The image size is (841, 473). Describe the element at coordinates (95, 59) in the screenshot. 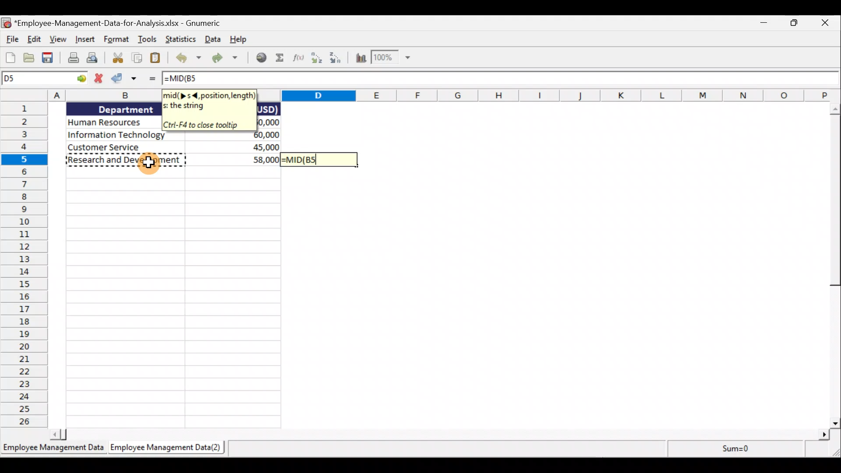

I see `Print preview` at that location.